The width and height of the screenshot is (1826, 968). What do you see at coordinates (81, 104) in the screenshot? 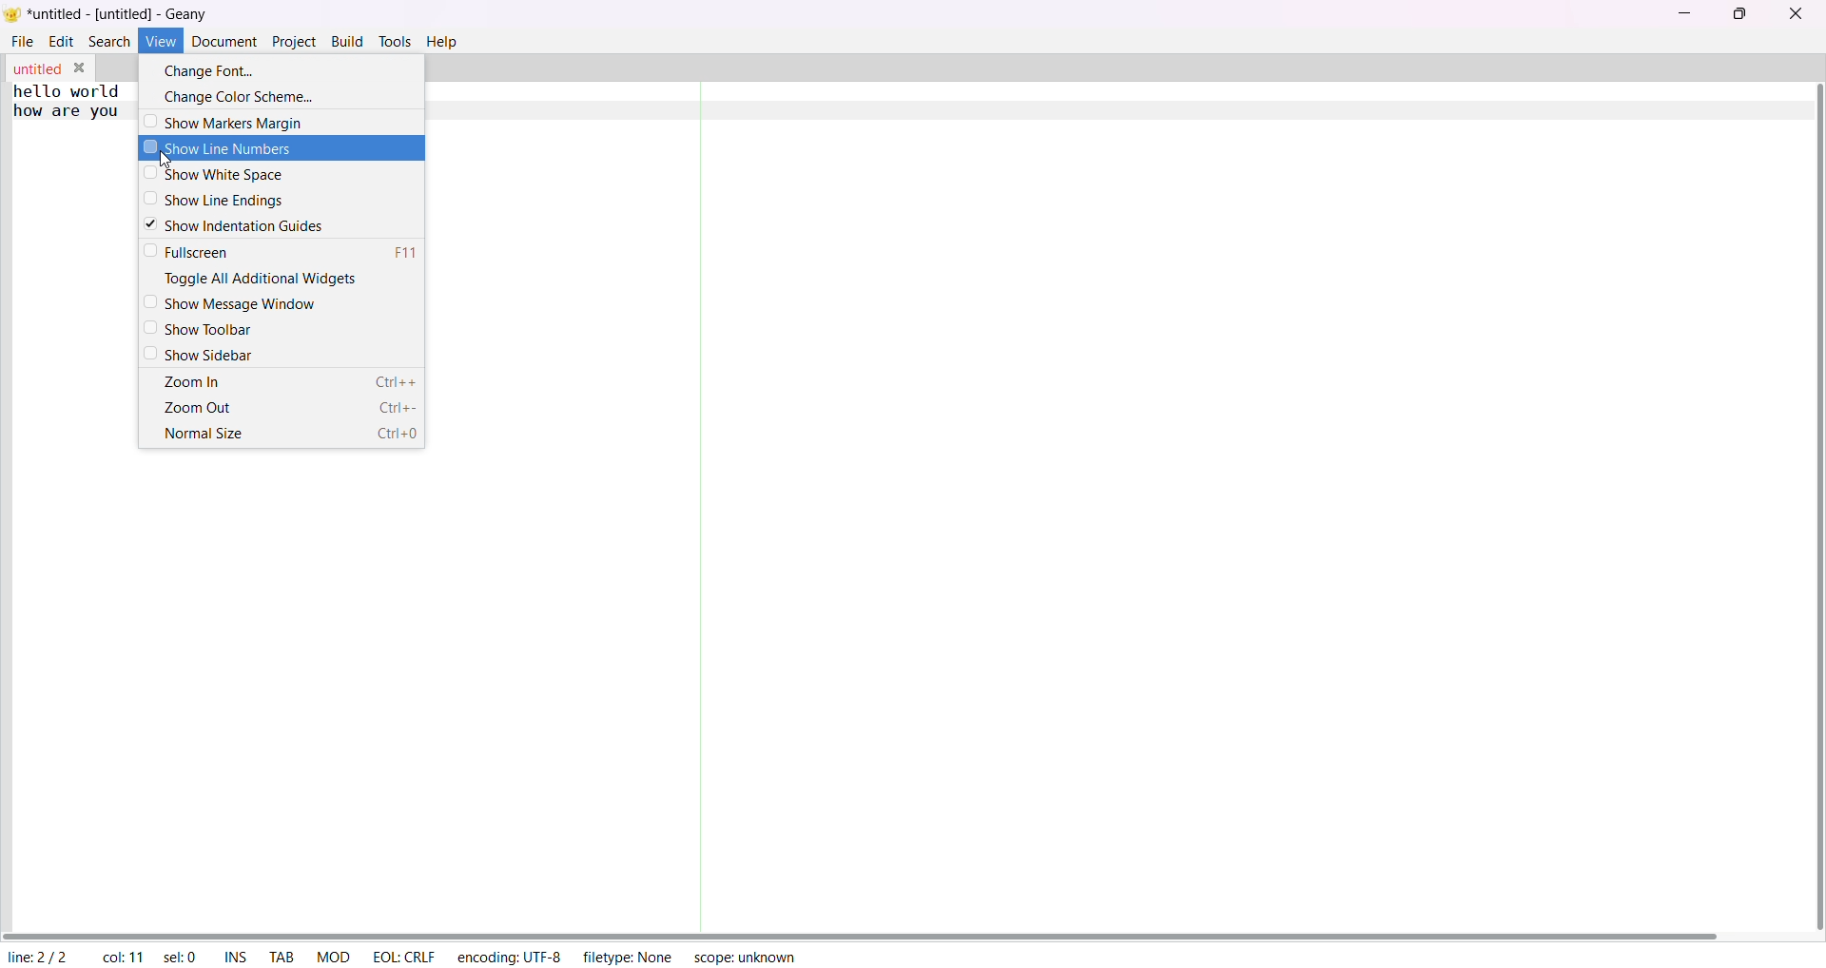
I see `text` at bounding box center [81, 104].